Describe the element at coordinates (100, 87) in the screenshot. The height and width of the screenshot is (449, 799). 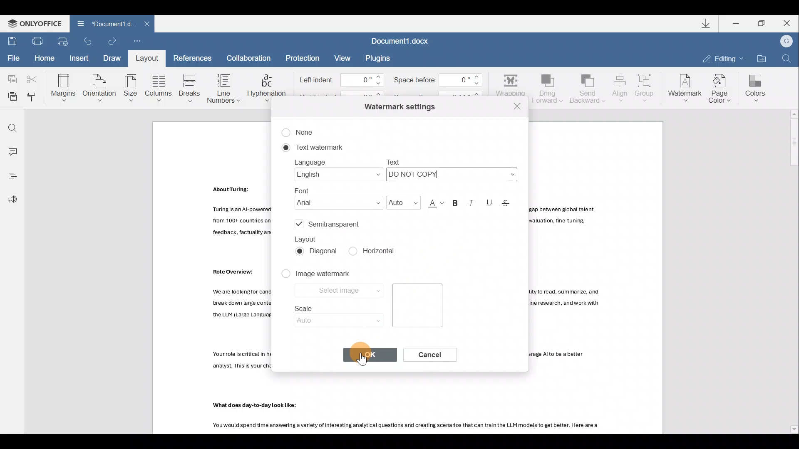
I see `Orientation` at that location.